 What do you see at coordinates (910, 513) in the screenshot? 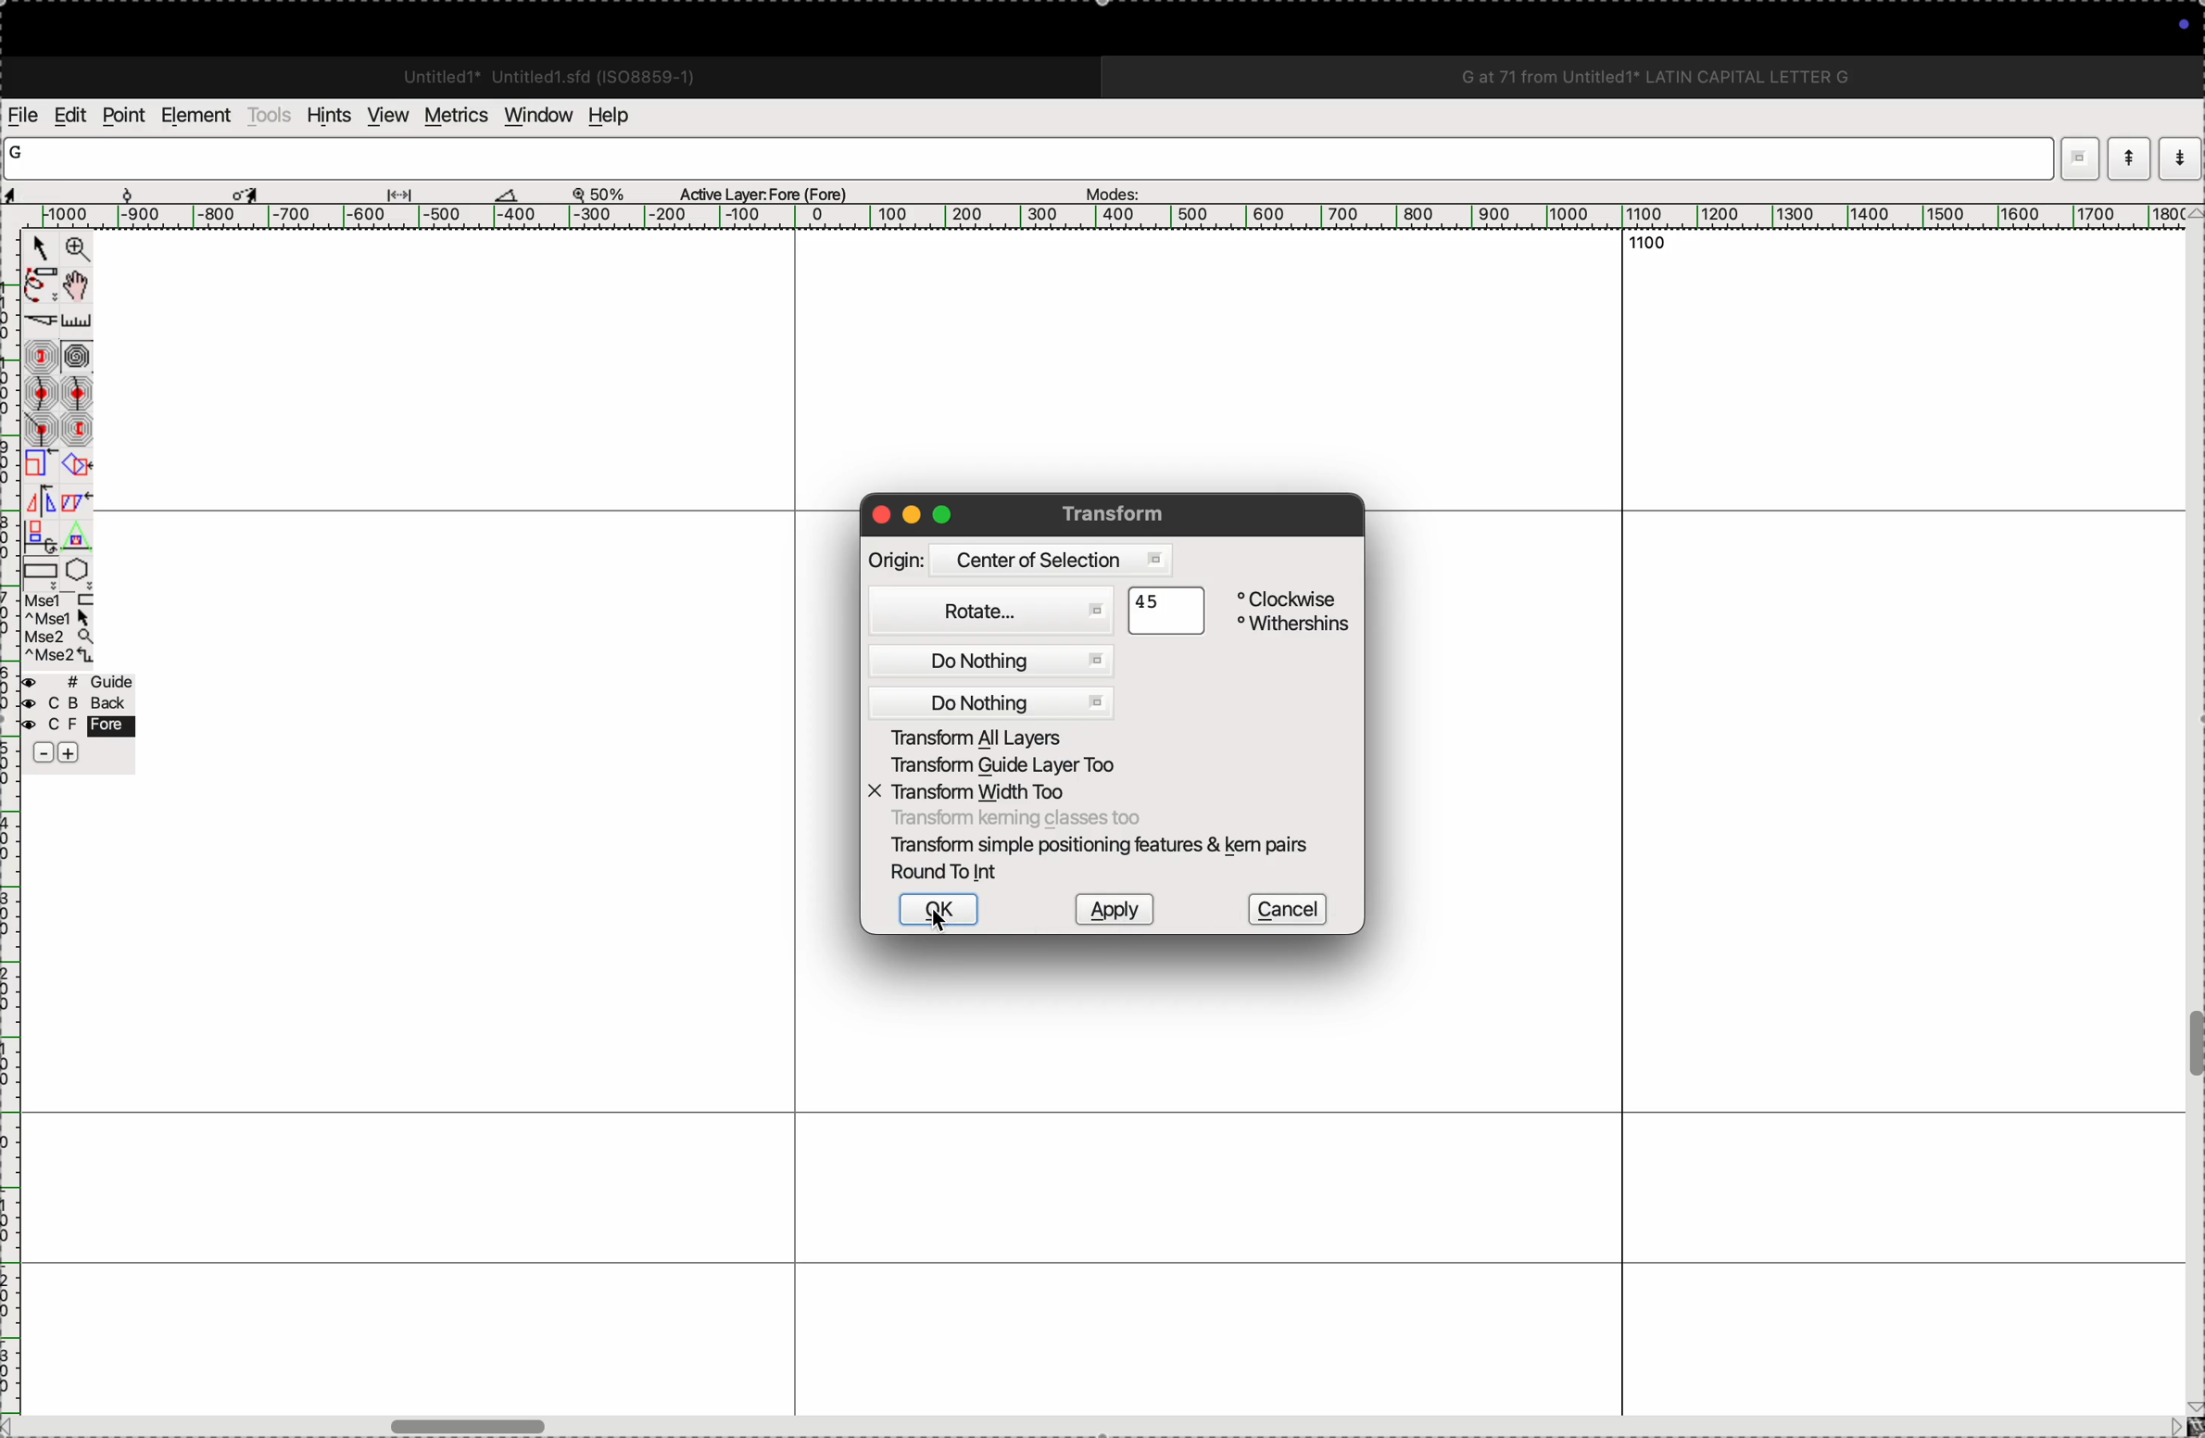
I see `minimize` at bounding box center [910, 513].